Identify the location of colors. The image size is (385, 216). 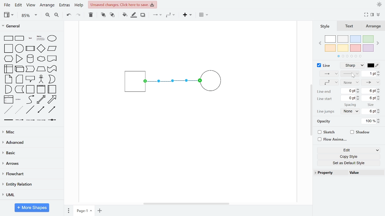
(350, 45).